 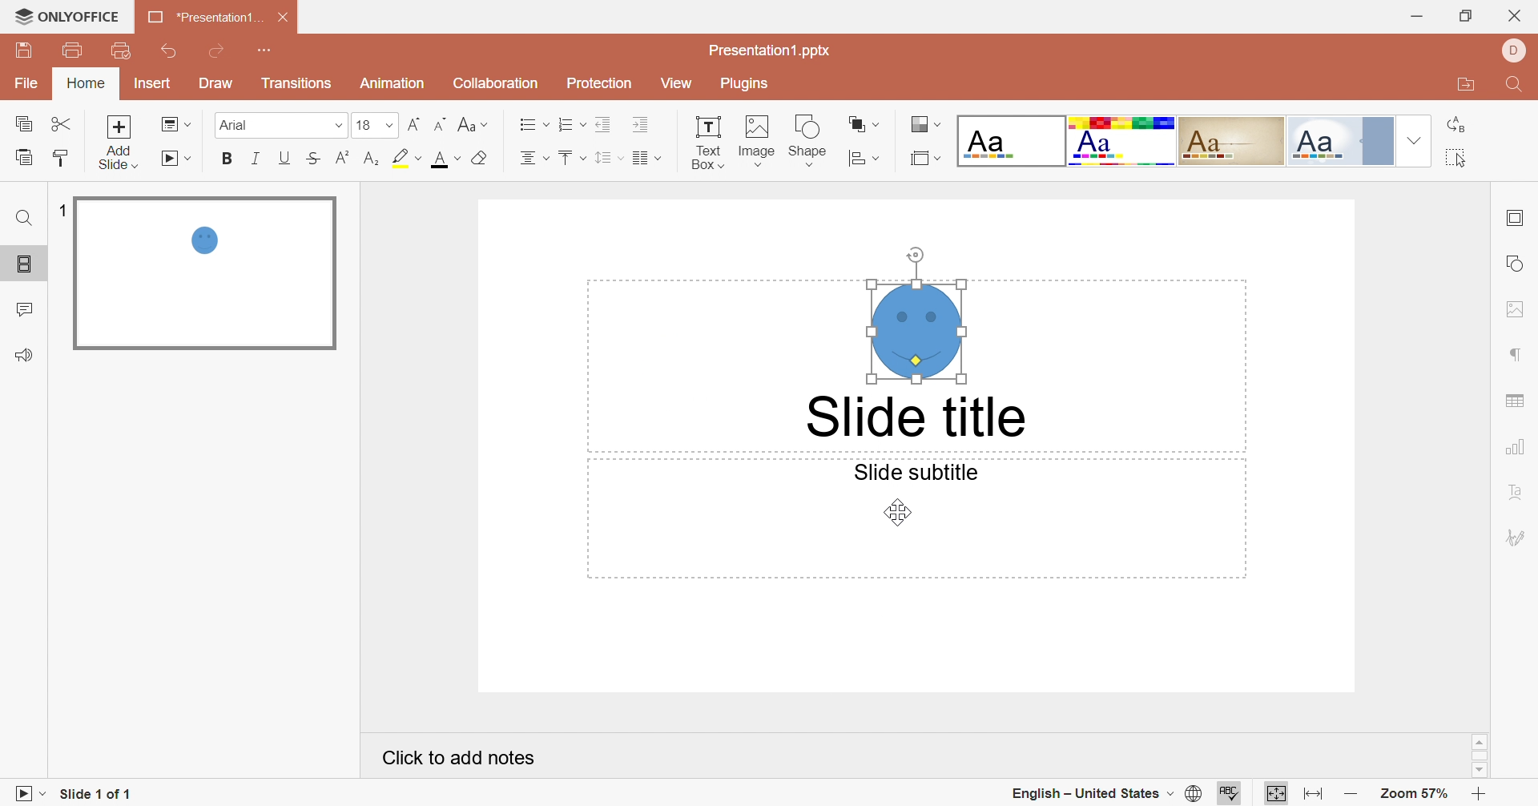 What do you see at coordinates (919, 418) in the screenshot?
I see `Slide title` at bounding box center [919, 418].